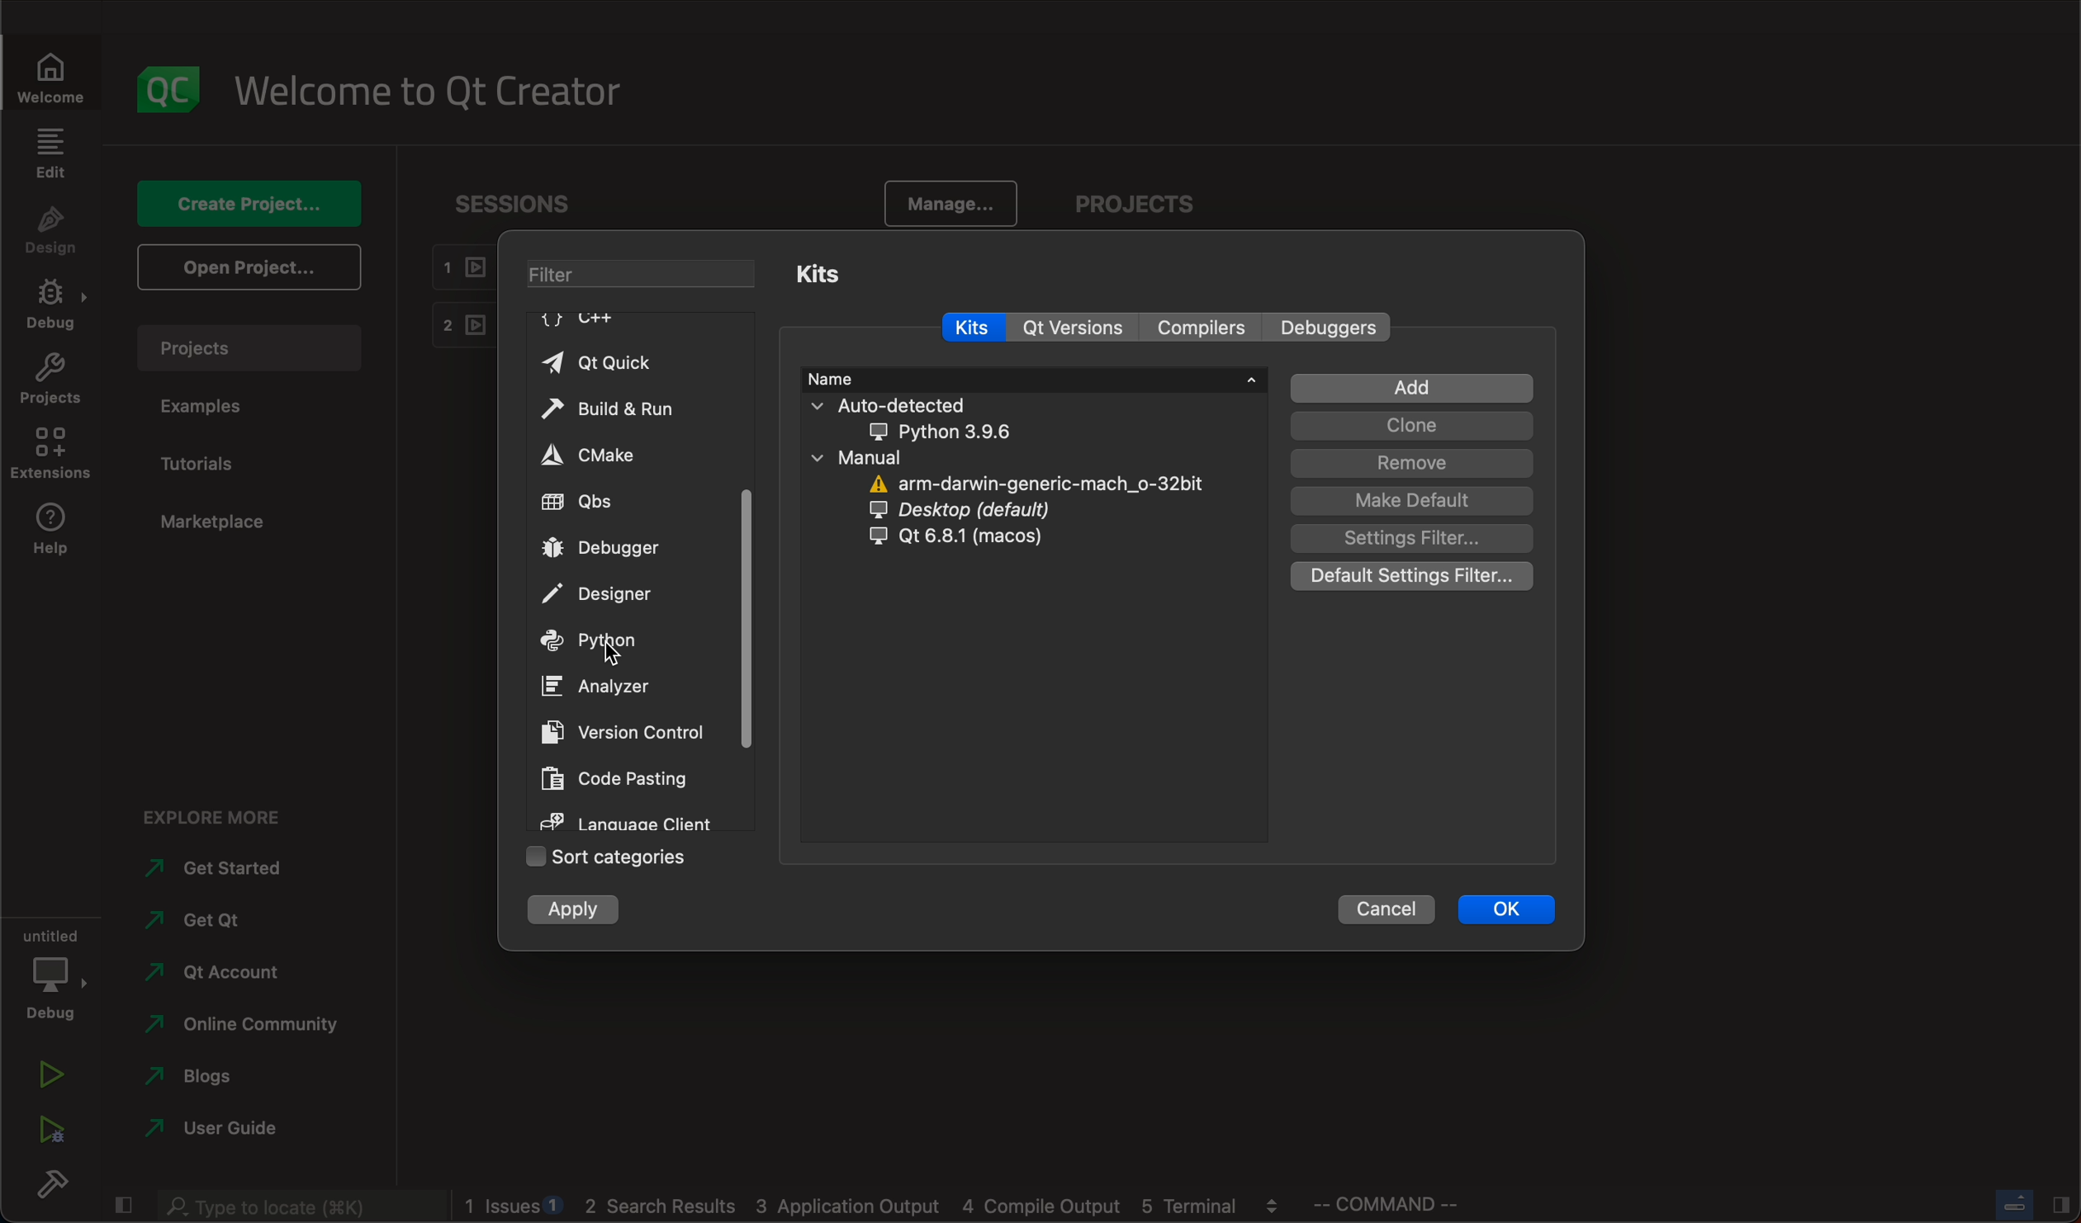 The height and width of the screenshot is (1223, 2081). I want to click on qbs, so click(616, 502).